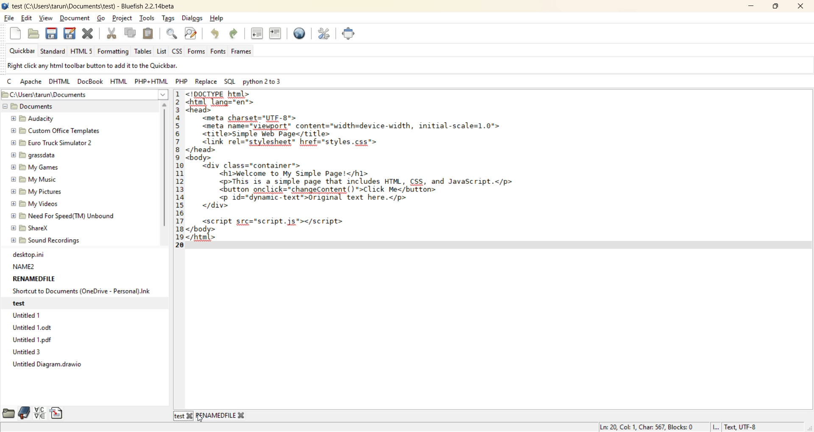 This screenshot has width=814, height=432. Describe the element at coordinates (34, 278) in the screenshot. I see `RENAMEDFILE` at that location.